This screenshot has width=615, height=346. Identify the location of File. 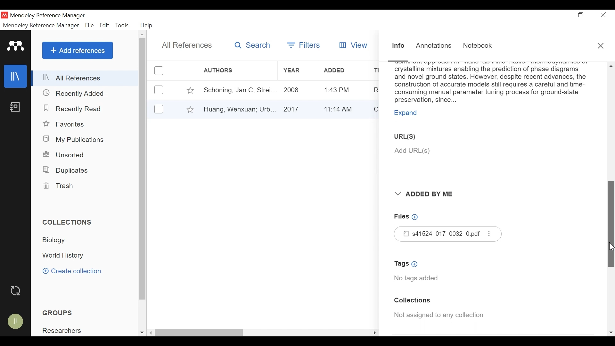
(89, 26).